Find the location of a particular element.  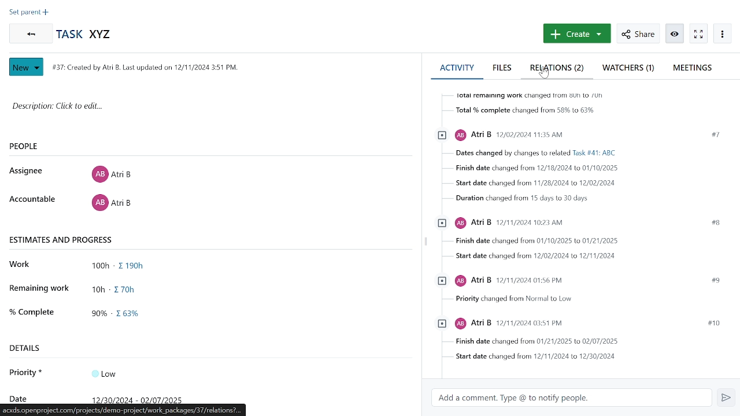

assignee is located at coordinates (29, 171).